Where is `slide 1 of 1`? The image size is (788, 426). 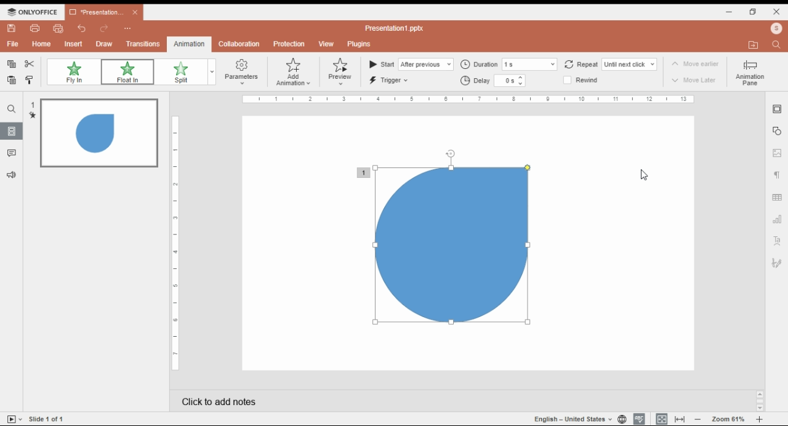
slide 1 of 1 is located at coordinates (49, 419).